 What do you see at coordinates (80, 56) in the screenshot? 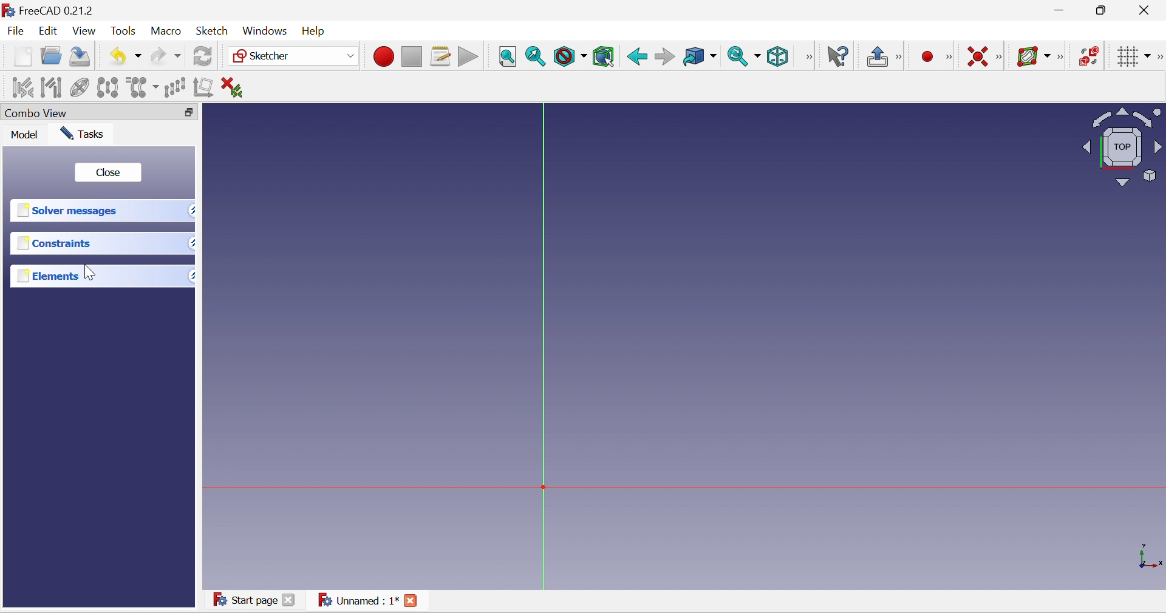
I see `Save` at bounding box center [80, 56].